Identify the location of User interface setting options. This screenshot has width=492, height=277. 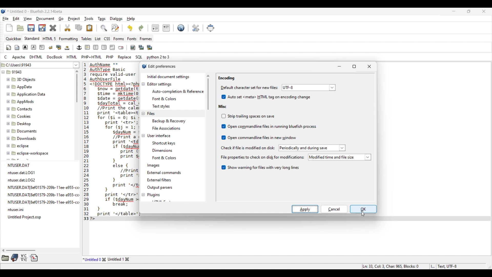
(169, 151).